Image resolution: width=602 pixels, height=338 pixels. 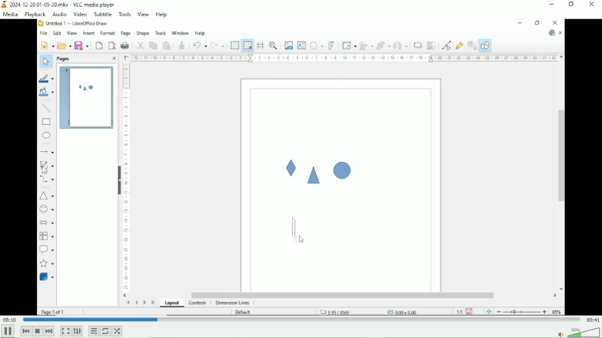 I want to click on 2024-12-20 01-05-20.mkv - VLC media player, so click(x=59, y=4).